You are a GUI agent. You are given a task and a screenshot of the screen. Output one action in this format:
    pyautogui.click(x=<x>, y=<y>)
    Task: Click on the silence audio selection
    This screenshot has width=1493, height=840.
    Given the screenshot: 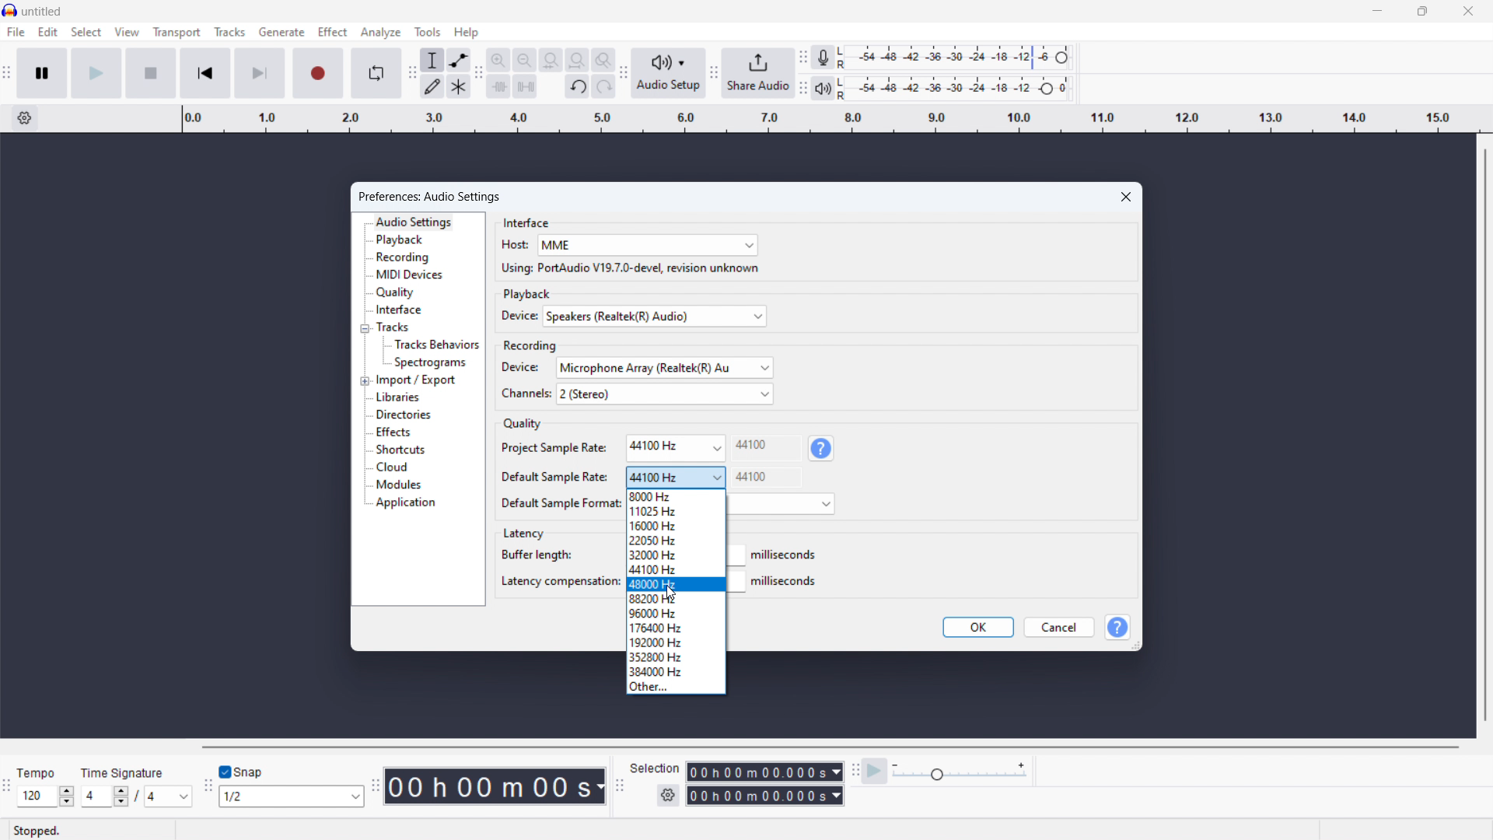 What is the action you would take?
    pyautogui.click(x=526, y=86)
    